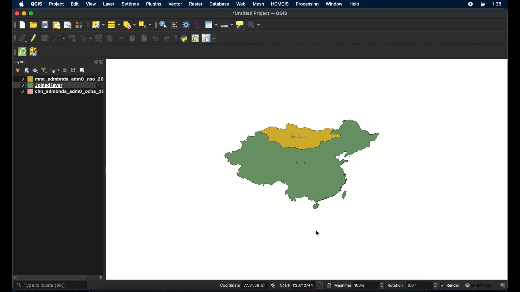 The width and height of the screenshot is (520, 292). I want to click on QGIS, so click(36, 4).